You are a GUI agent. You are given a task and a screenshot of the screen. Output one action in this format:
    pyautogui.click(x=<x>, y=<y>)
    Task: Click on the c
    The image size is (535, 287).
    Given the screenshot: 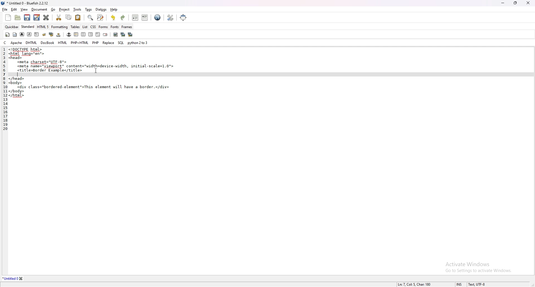 What is the action you would take?
    pyautogui.click(x=6, y=42)
    